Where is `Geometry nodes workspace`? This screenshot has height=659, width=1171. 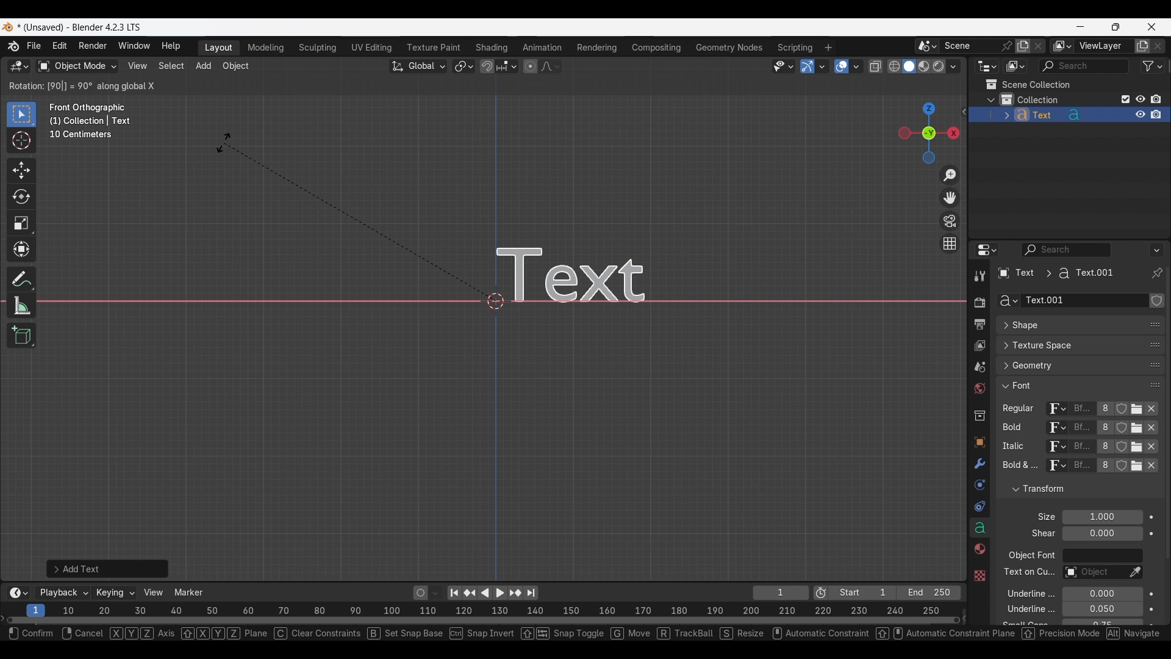
Geometry nodes workspace is located at coordinates (729, 47).